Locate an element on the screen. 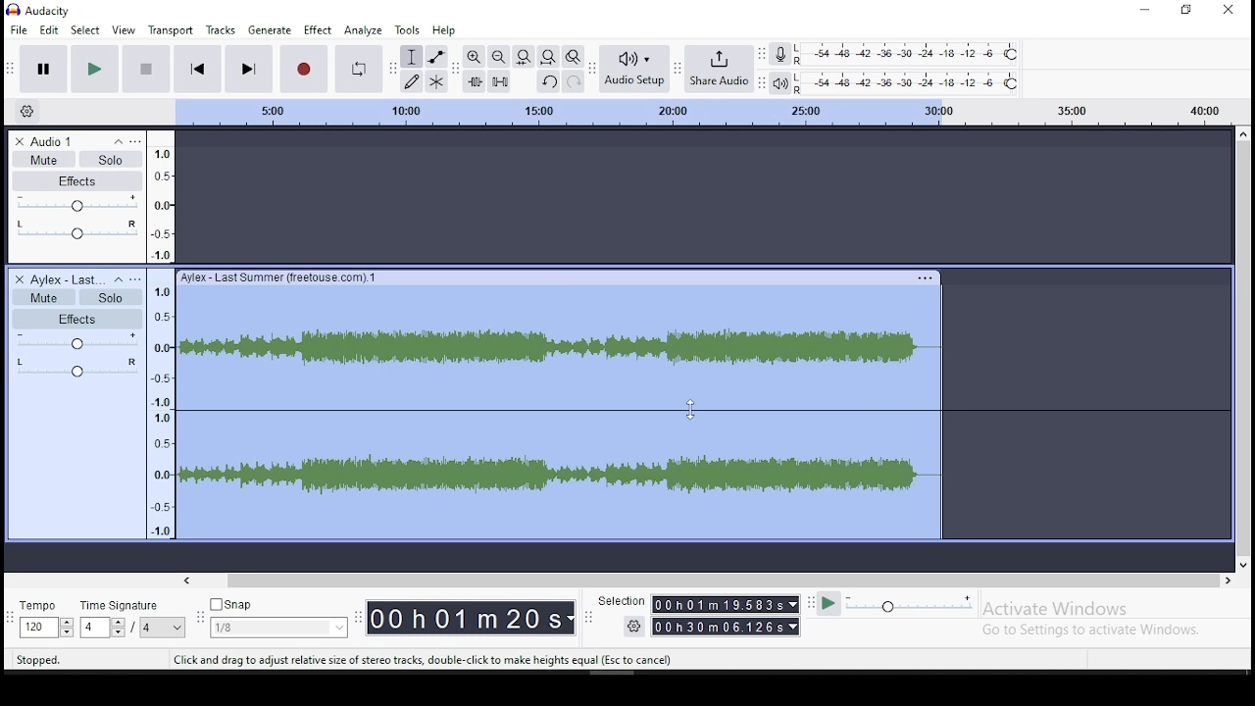 This screenshot has width=1255, height=706. scale is located at coordinates (701, 113).